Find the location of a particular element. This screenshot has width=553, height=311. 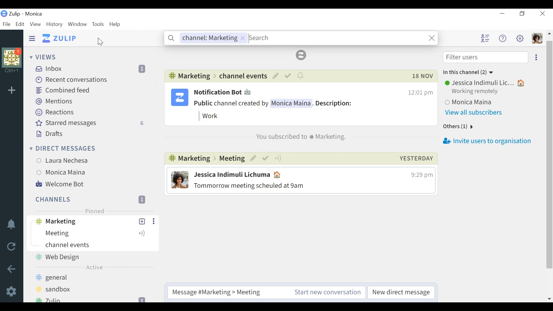

more is located at coordinates (279, 158).